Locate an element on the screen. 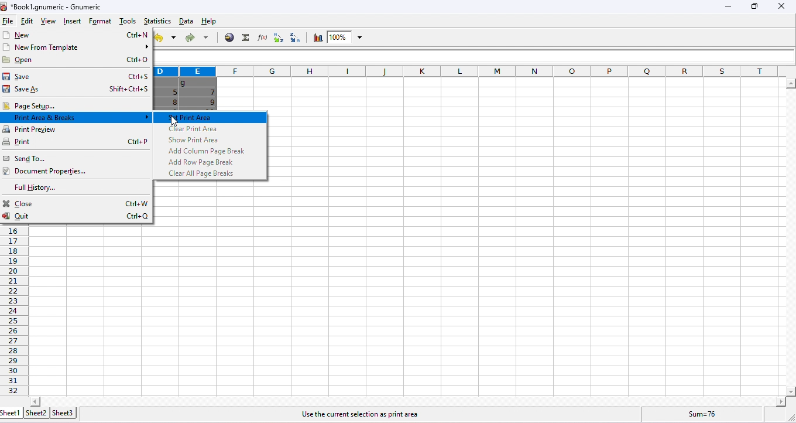  data is located at coordinates (186, 21).